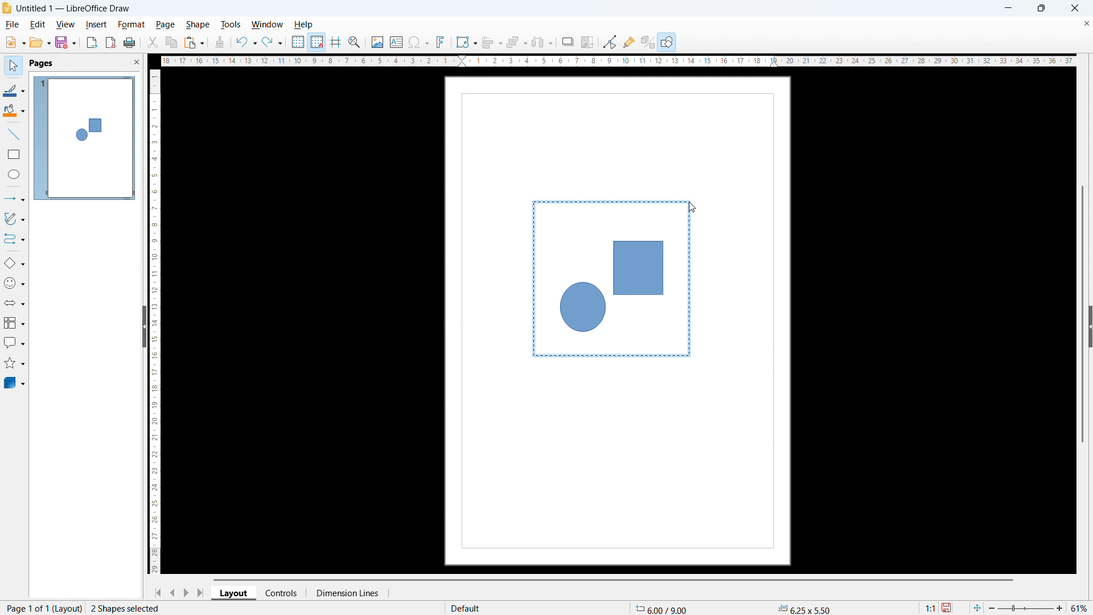 The height and width of the screenshot is (615, 1093). What do you see at coordinates (154, 322) in the screenshot?
I see `vertical ruler` at bounding box center [154, 322].